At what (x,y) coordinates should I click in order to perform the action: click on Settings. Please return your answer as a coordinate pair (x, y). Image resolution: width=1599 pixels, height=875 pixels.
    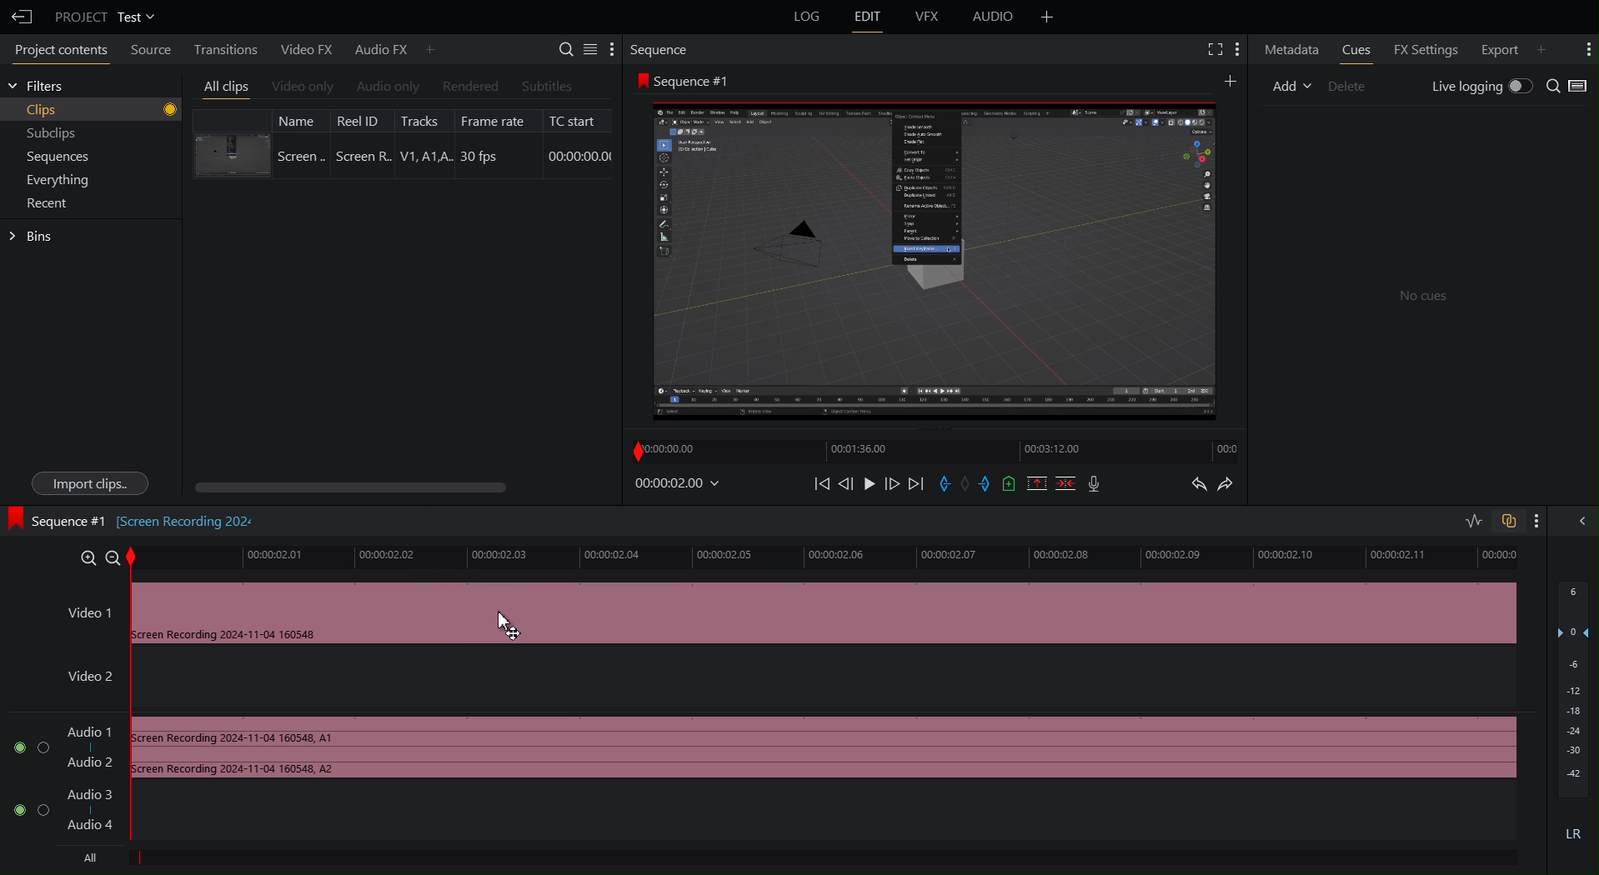
    Looking at the image, I should click on (584, 51).